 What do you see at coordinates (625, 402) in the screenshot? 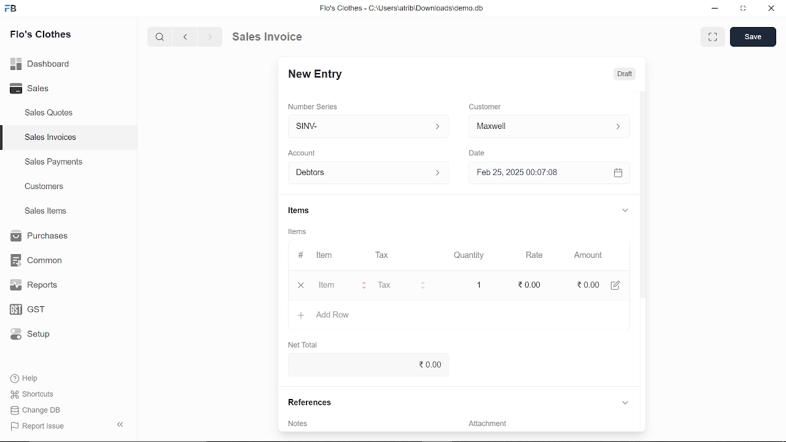
I see `expand reference` at bounding box center [625, 402].